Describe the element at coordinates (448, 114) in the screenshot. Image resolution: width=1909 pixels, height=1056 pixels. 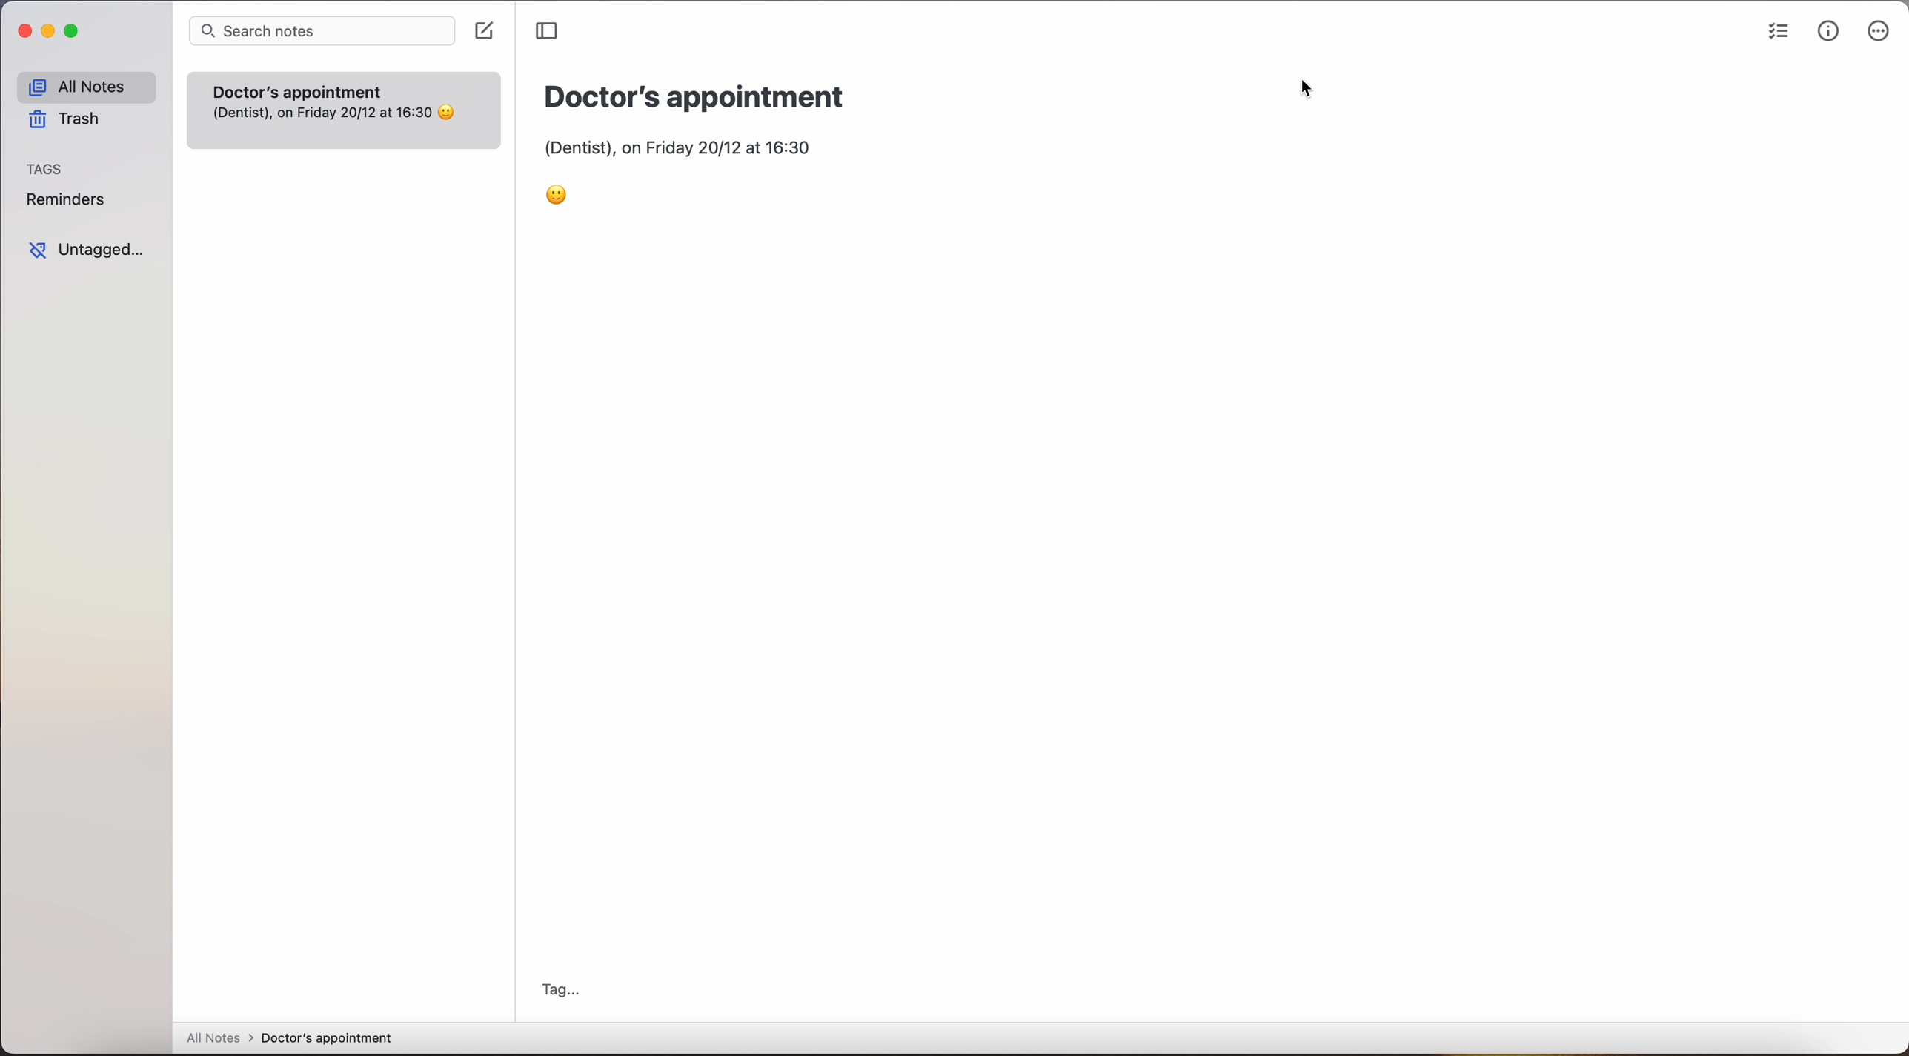
I see `emoji smile` at that location.